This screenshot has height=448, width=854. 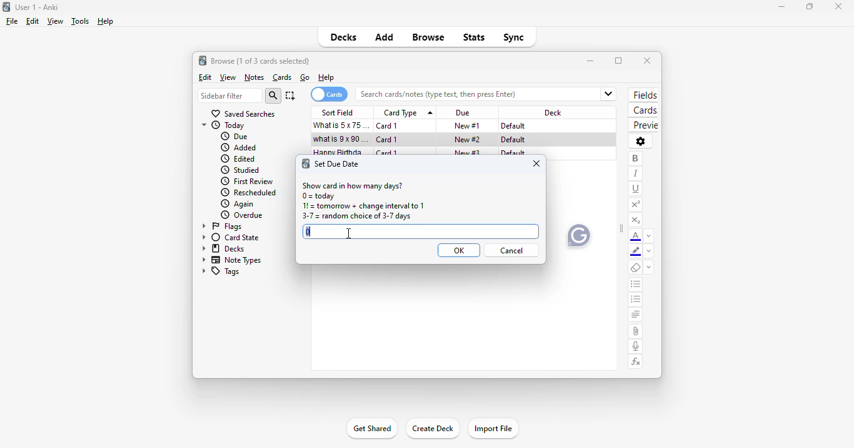 I want to click on get shared, so click(x=373, y=428).